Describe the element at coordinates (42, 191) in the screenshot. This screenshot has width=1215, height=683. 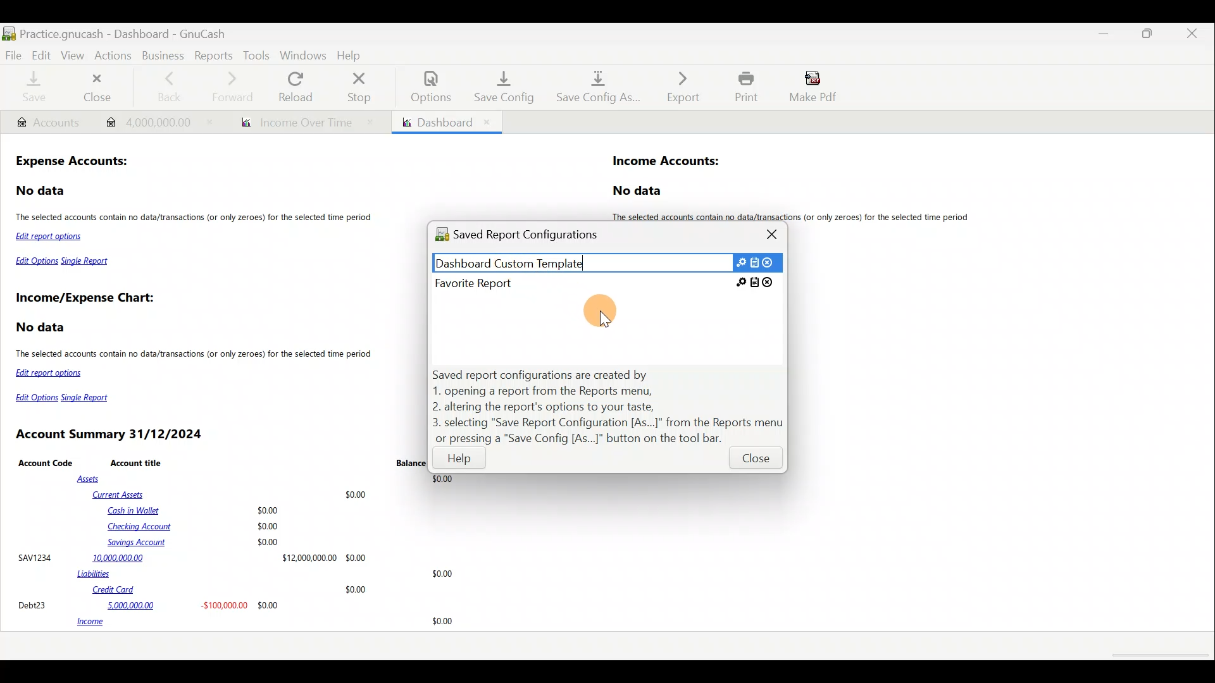
I see `No data` at that location.